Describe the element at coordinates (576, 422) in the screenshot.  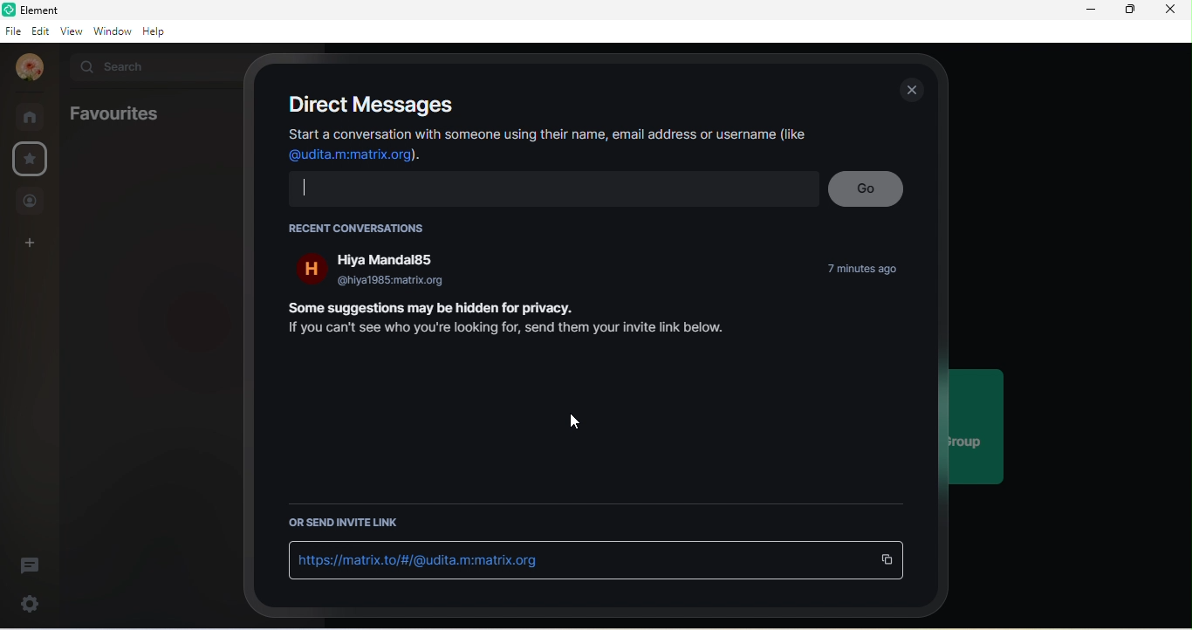
I see `cursor movement` at that location.